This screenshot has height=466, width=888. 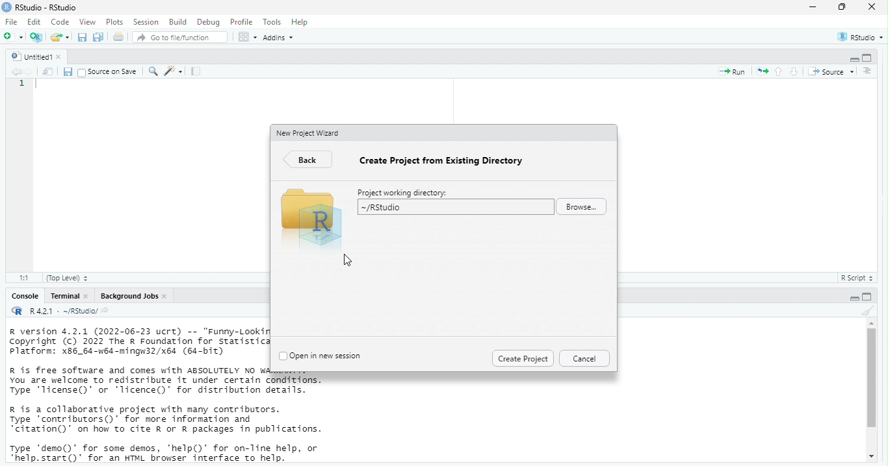 I want to click on description of version of R, so click(x=135, y=341).